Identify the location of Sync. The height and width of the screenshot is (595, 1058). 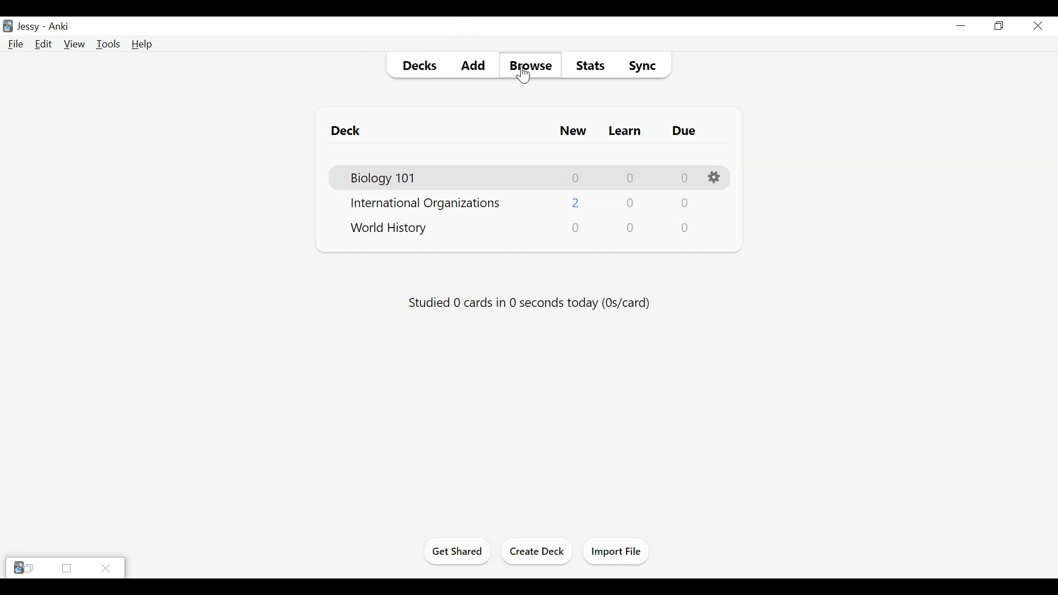
(641, 65).